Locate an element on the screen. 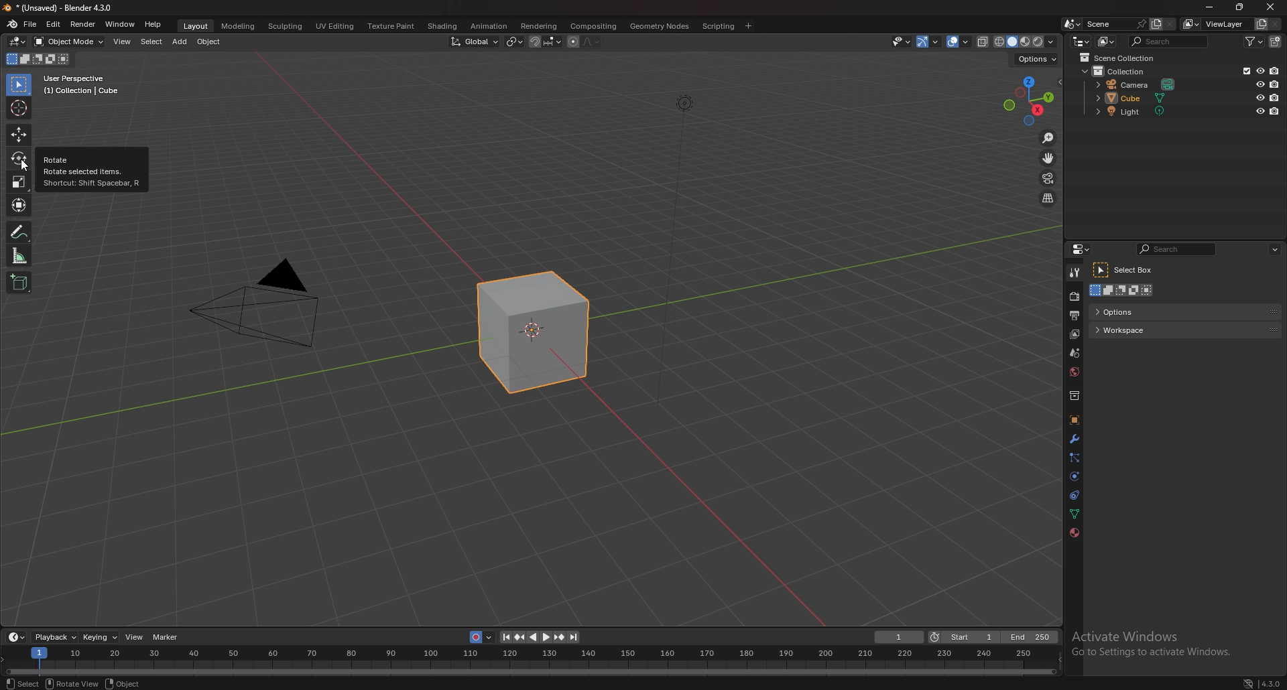 This screenshot has height=690, width=1287. disable in render is located at coordinates (1276, 111).